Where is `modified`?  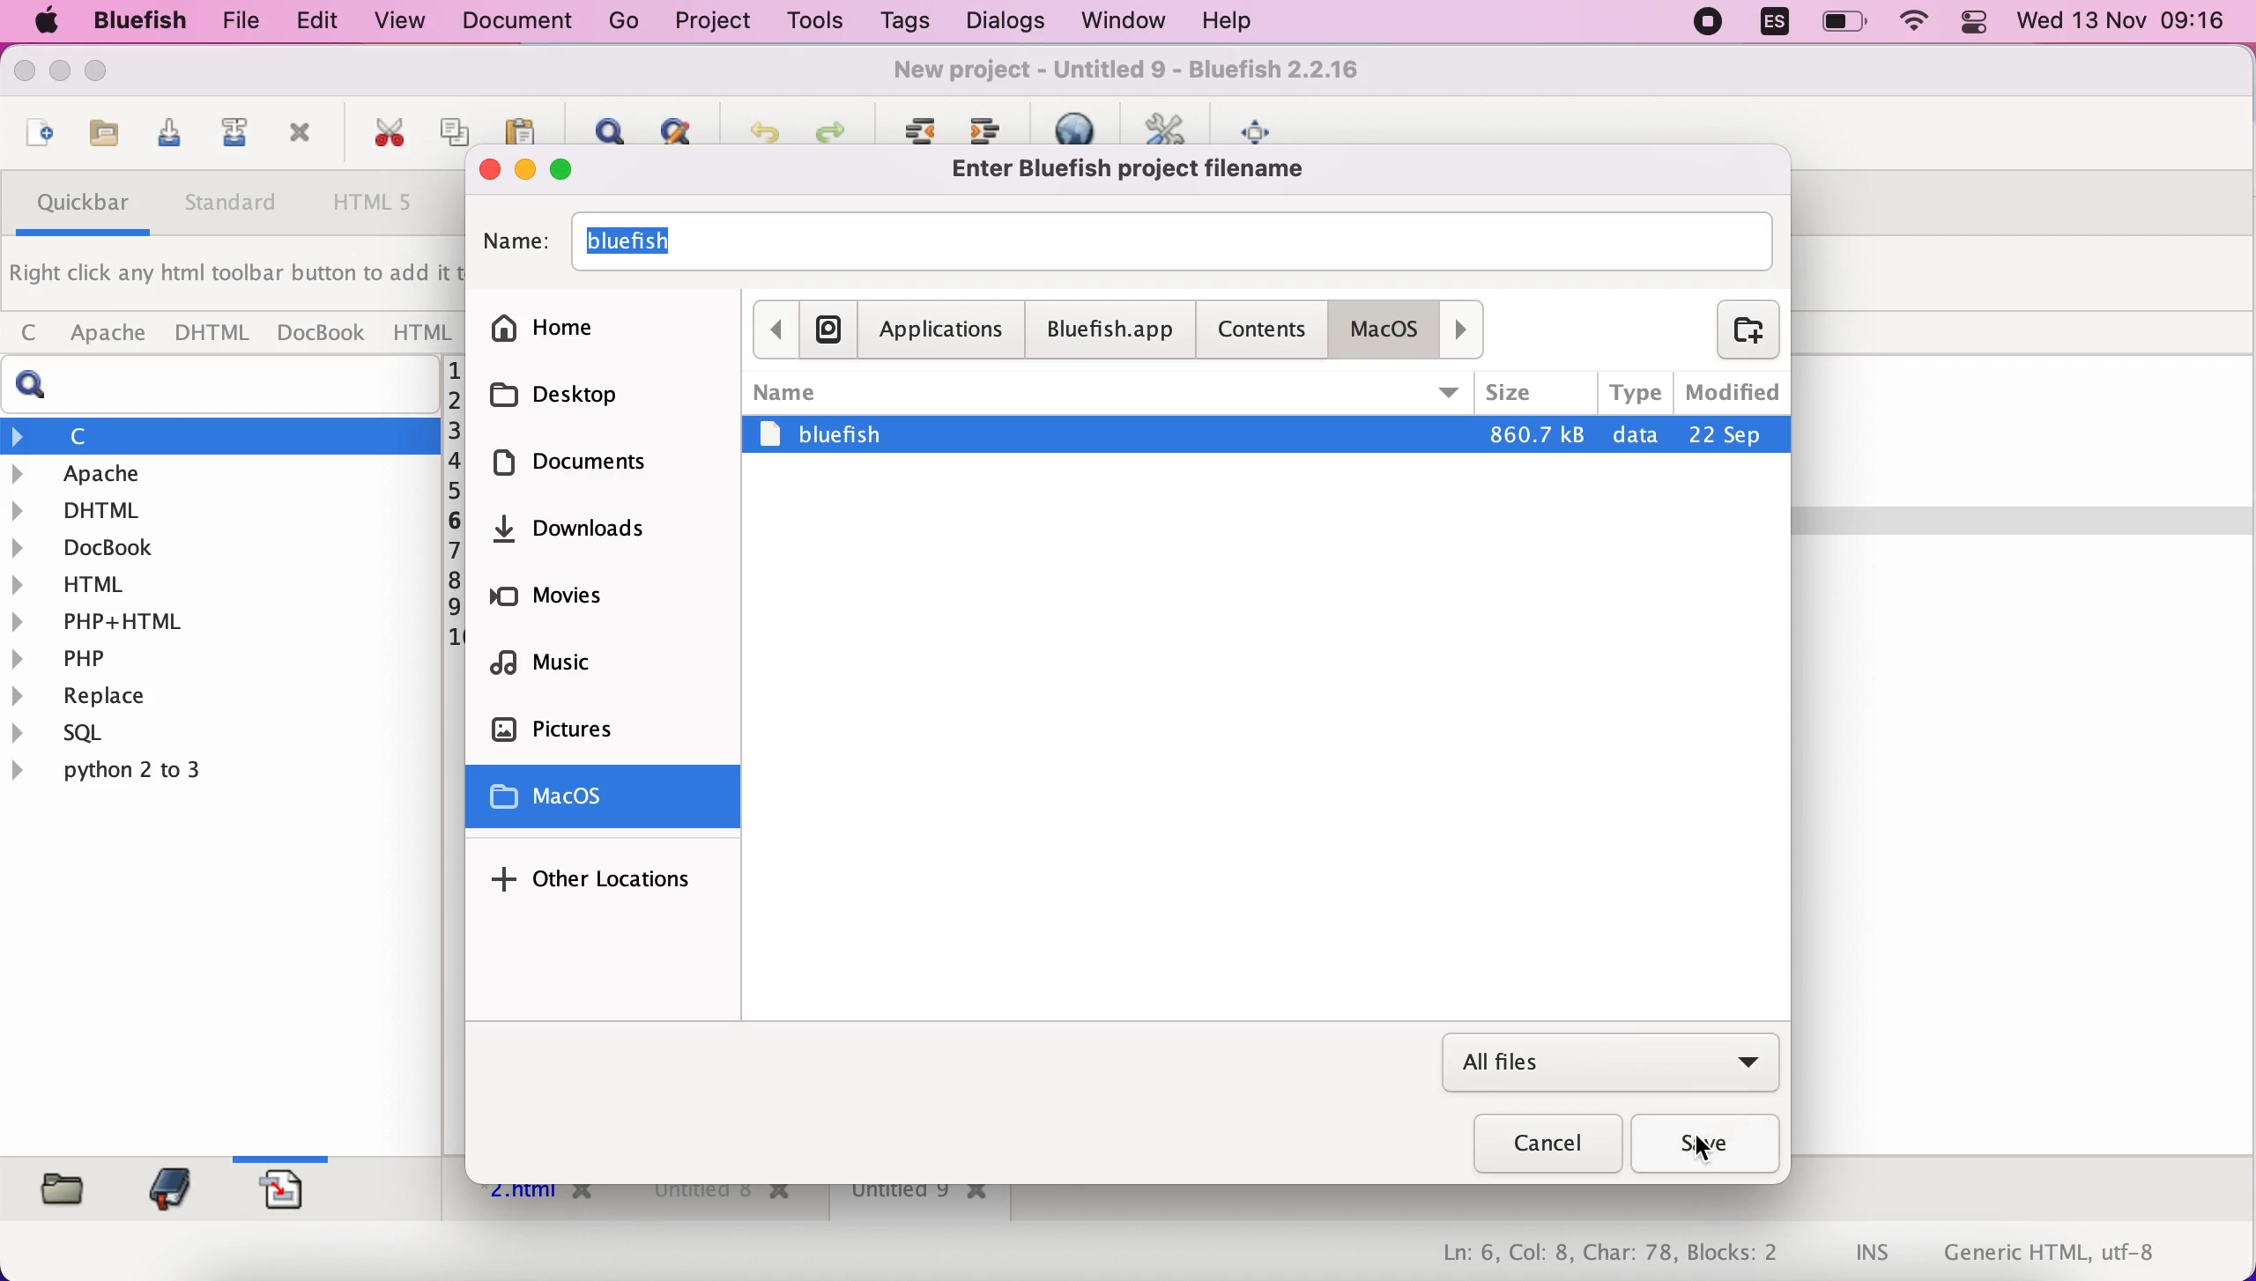
modified is located at coordinates (1730, 389).